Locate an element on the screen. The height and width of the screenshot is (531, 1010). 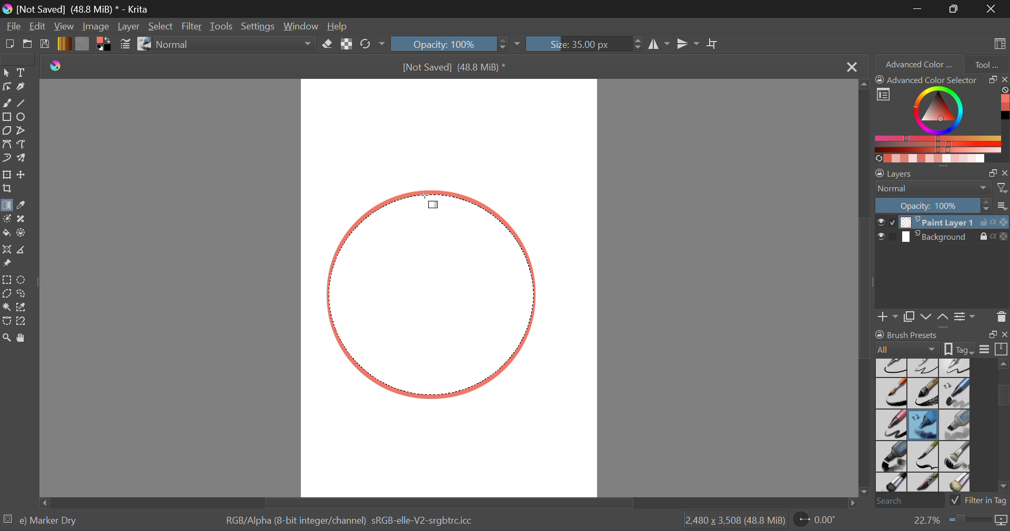
 is located at coordinates (38, 27).